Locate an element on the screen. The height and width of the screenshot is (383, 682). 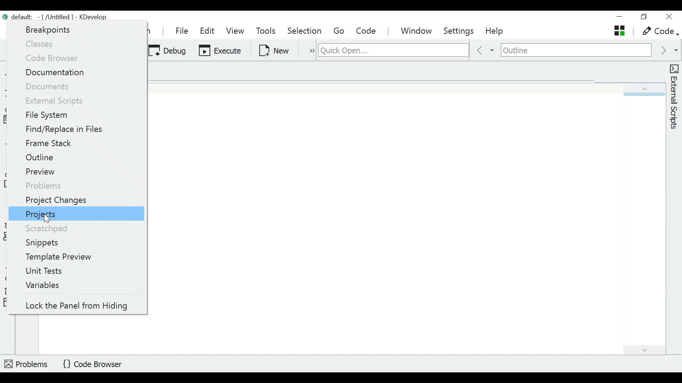
expand is located at coordinates (641, 351).